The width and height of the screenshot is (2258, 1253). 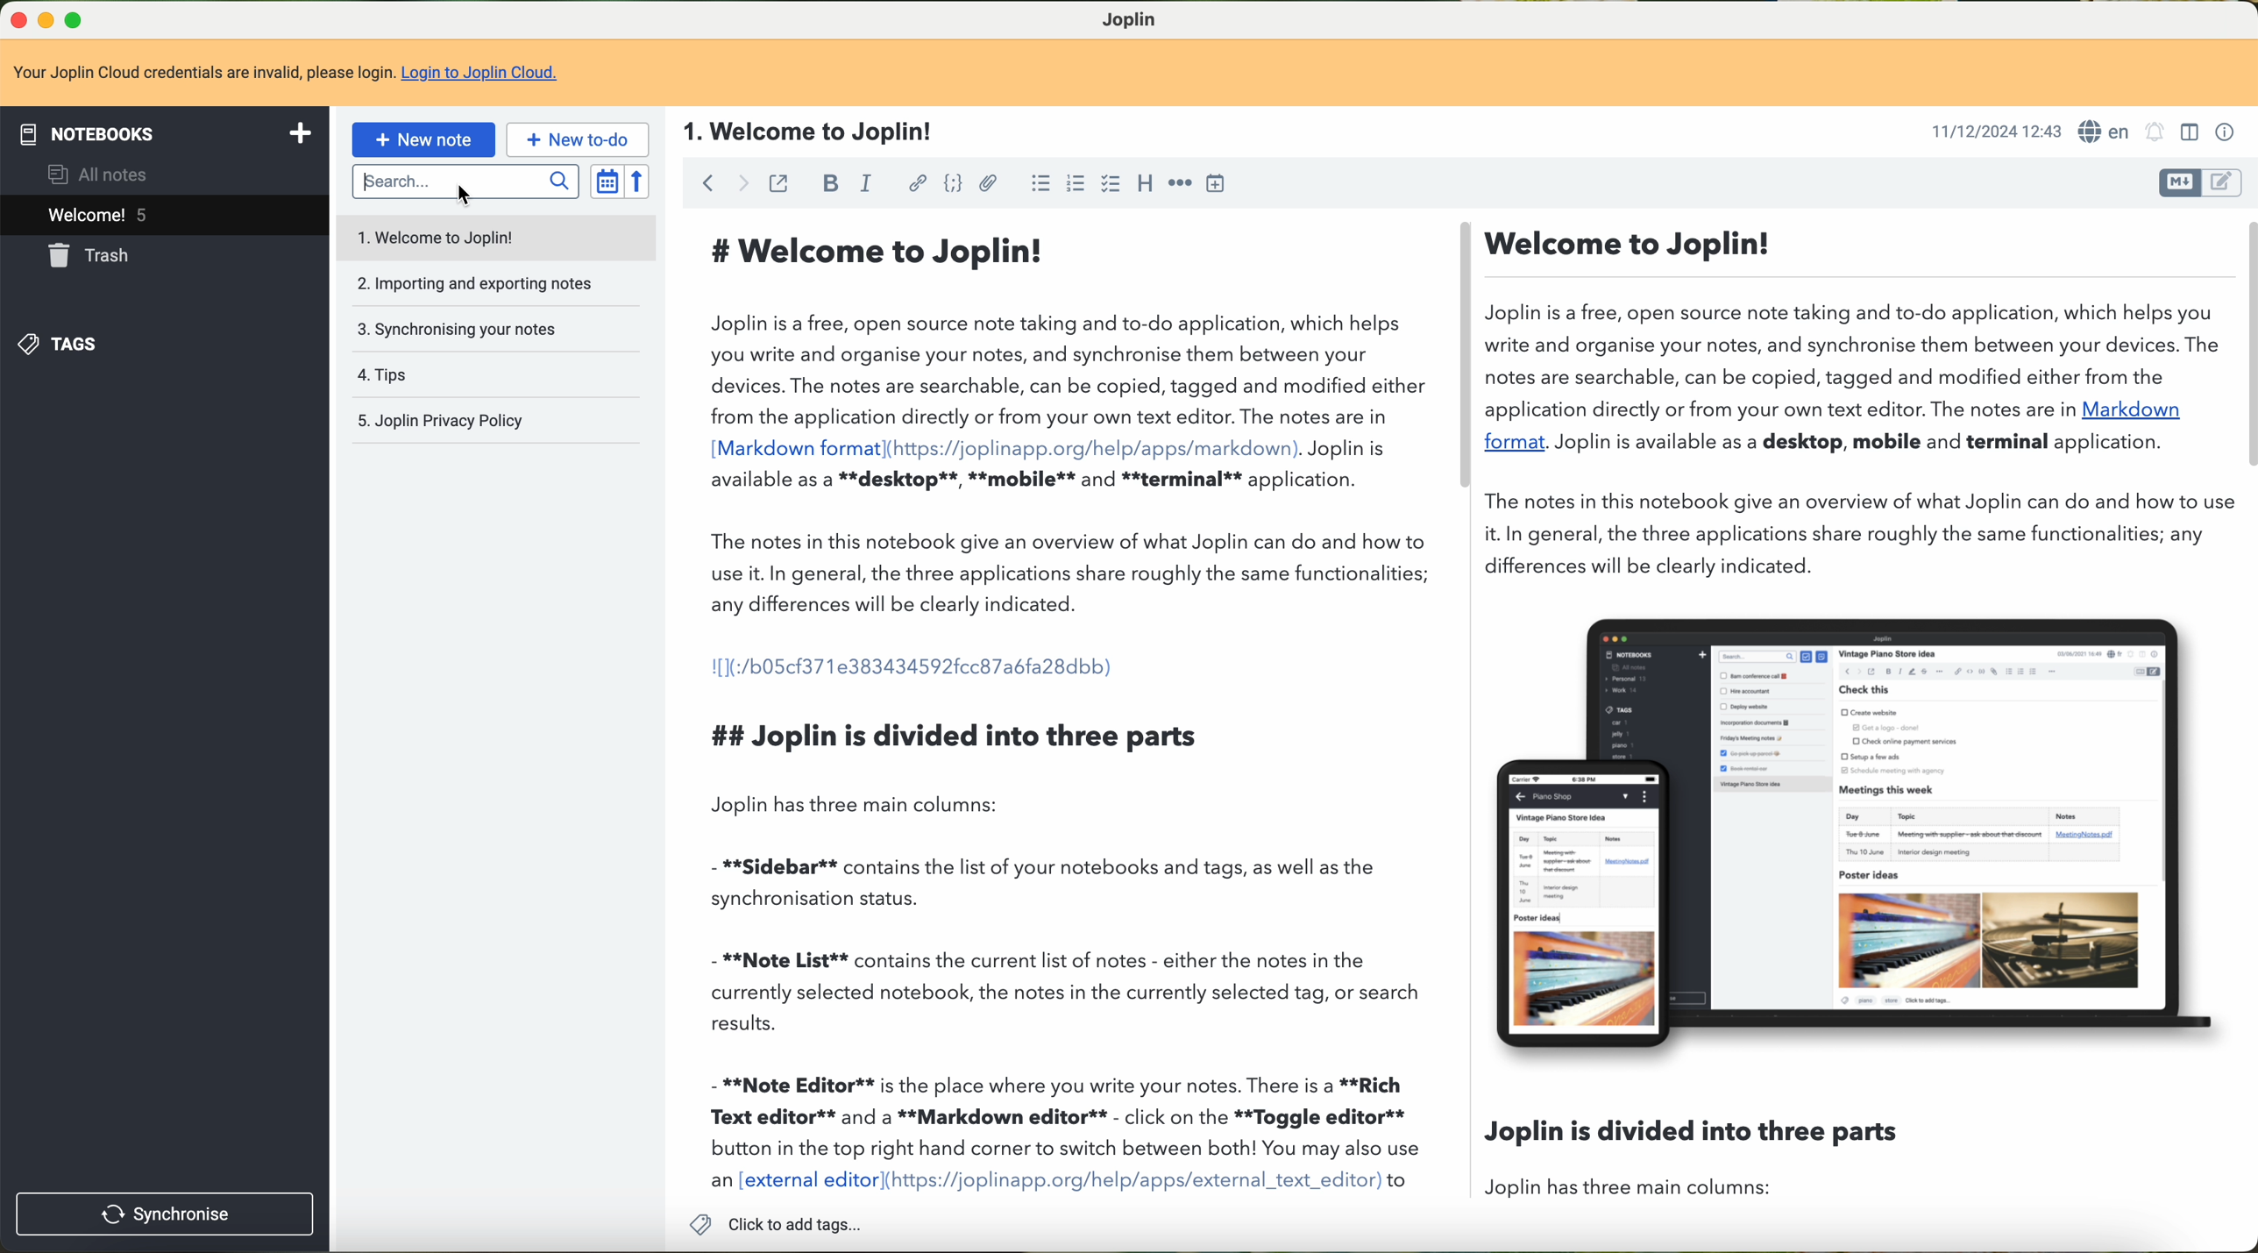 I want to click on new note, so click(x=424, y=139).